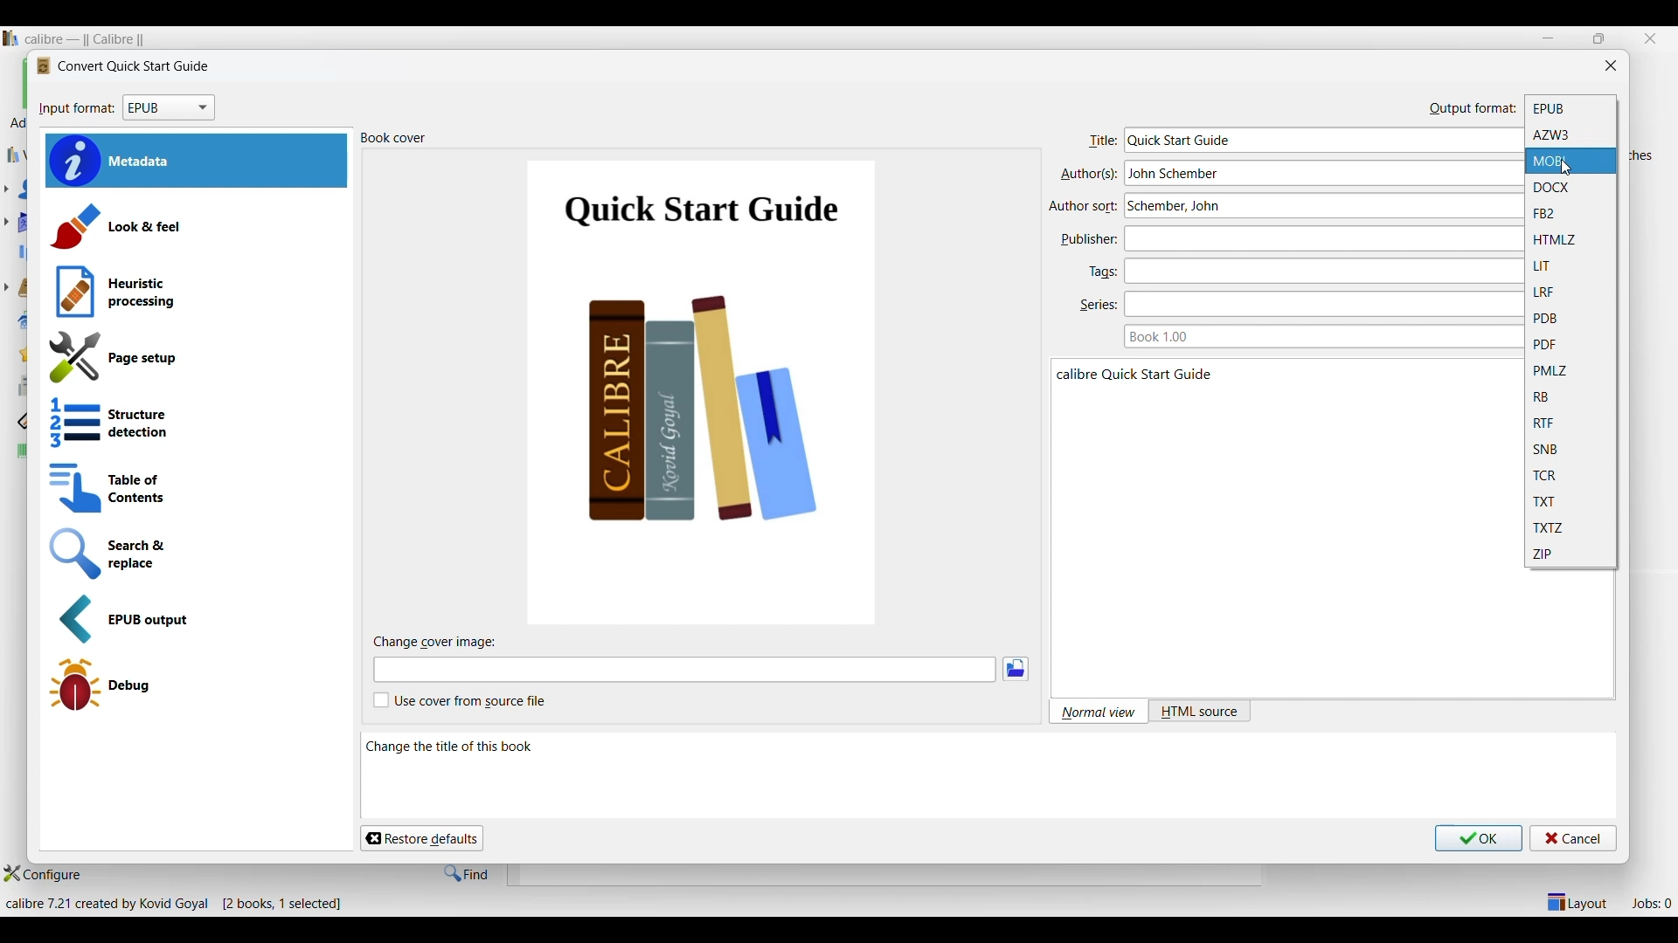  Describe the element at coordinates (192, 685) in the screenshot. I see `Debug` at that location.